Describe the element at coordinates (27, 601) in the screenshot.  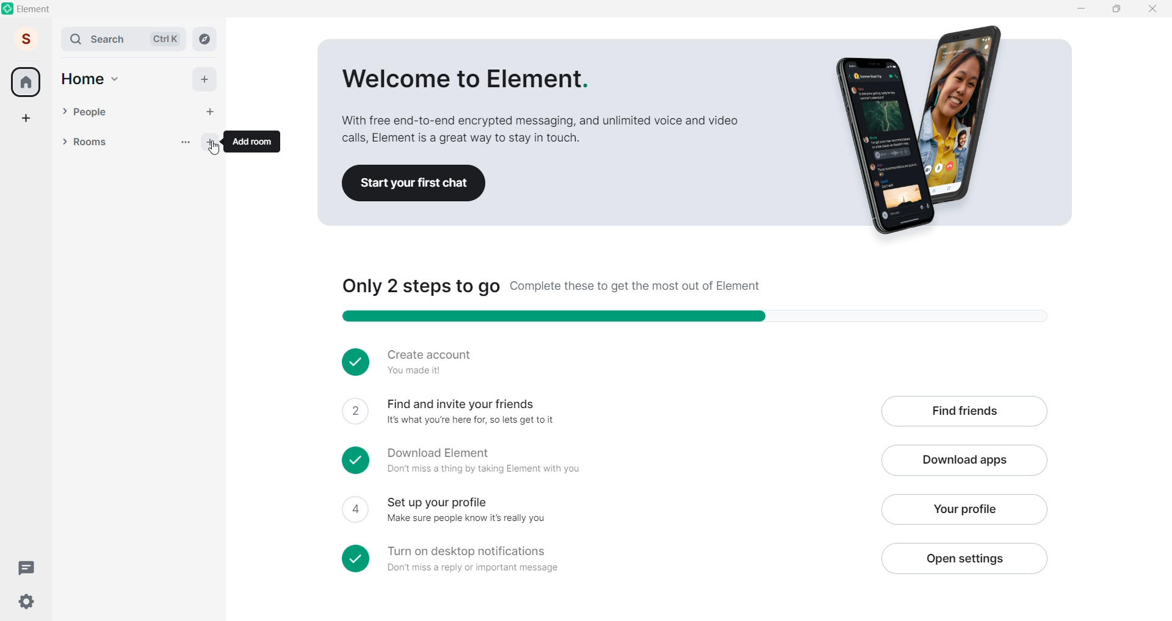
I see `Quick Settings` at that location.